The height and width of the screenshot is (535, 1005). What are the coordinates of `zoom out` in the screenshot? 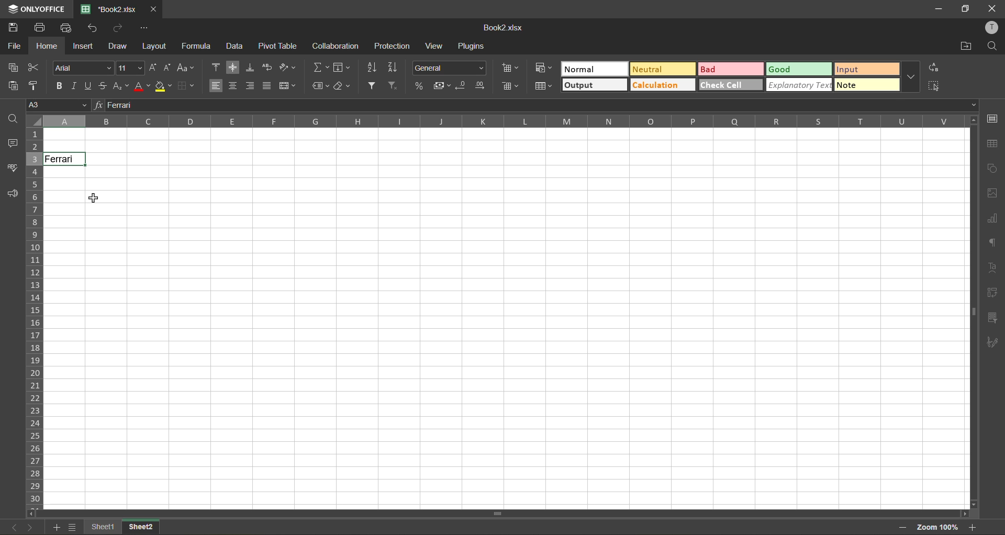 It's located at (903, 528).